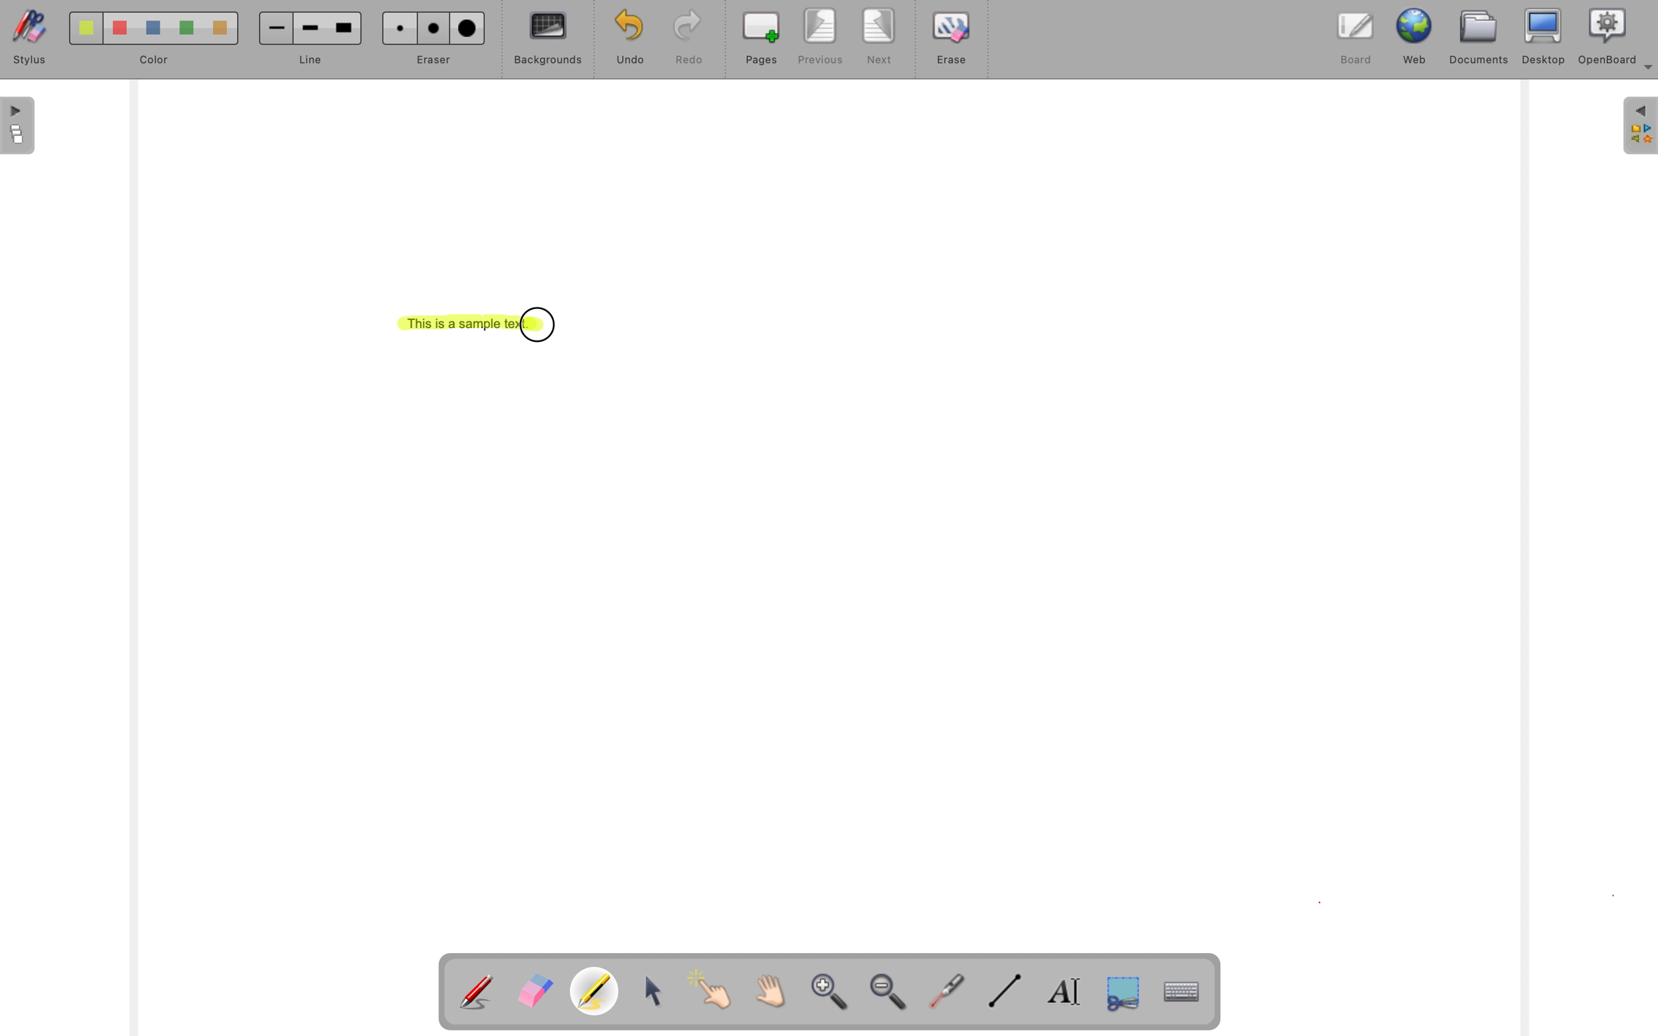  What do you see at coordinates (459, 323) in the screenshot?
I see `This is a sample text` at bounding box center [459, 323].